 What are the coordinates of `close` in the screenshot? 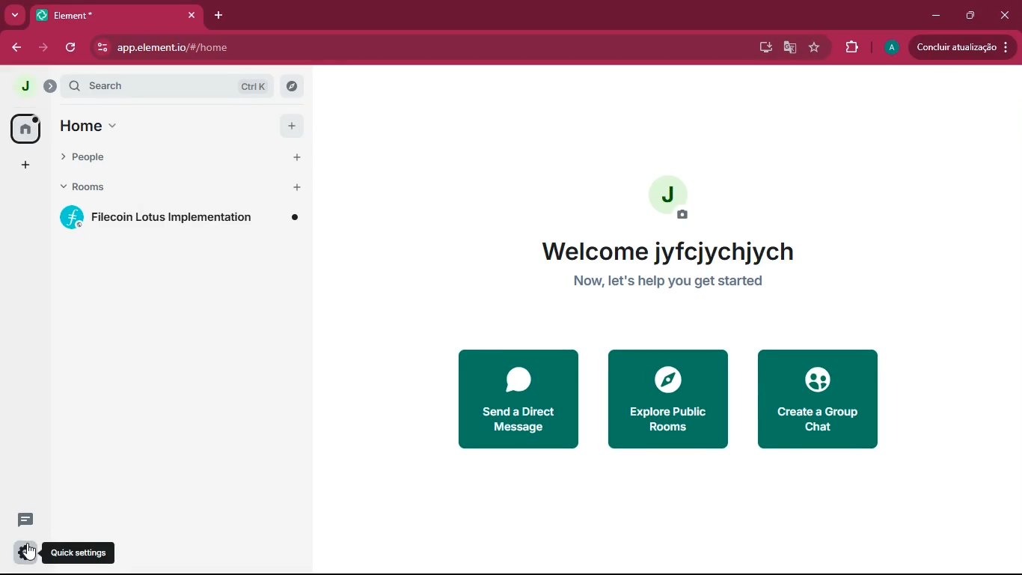 It's located at (1003, 16).